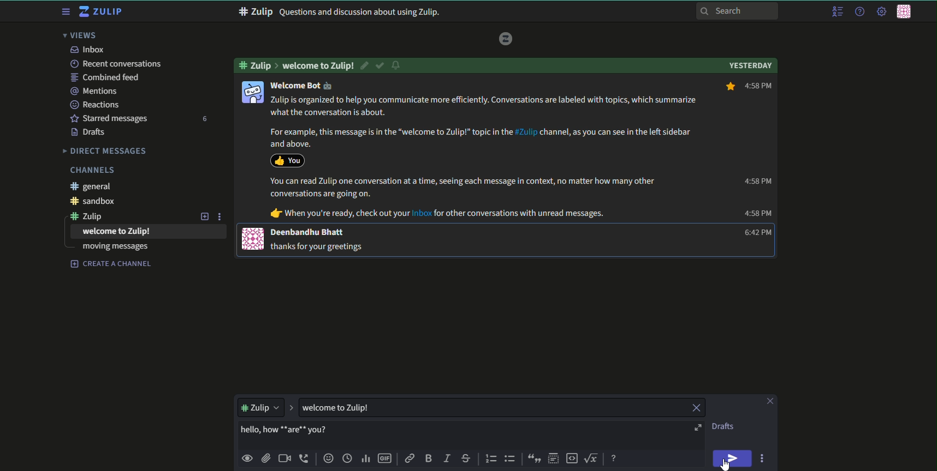  I want to click on highlighted text, so click(288, 430).